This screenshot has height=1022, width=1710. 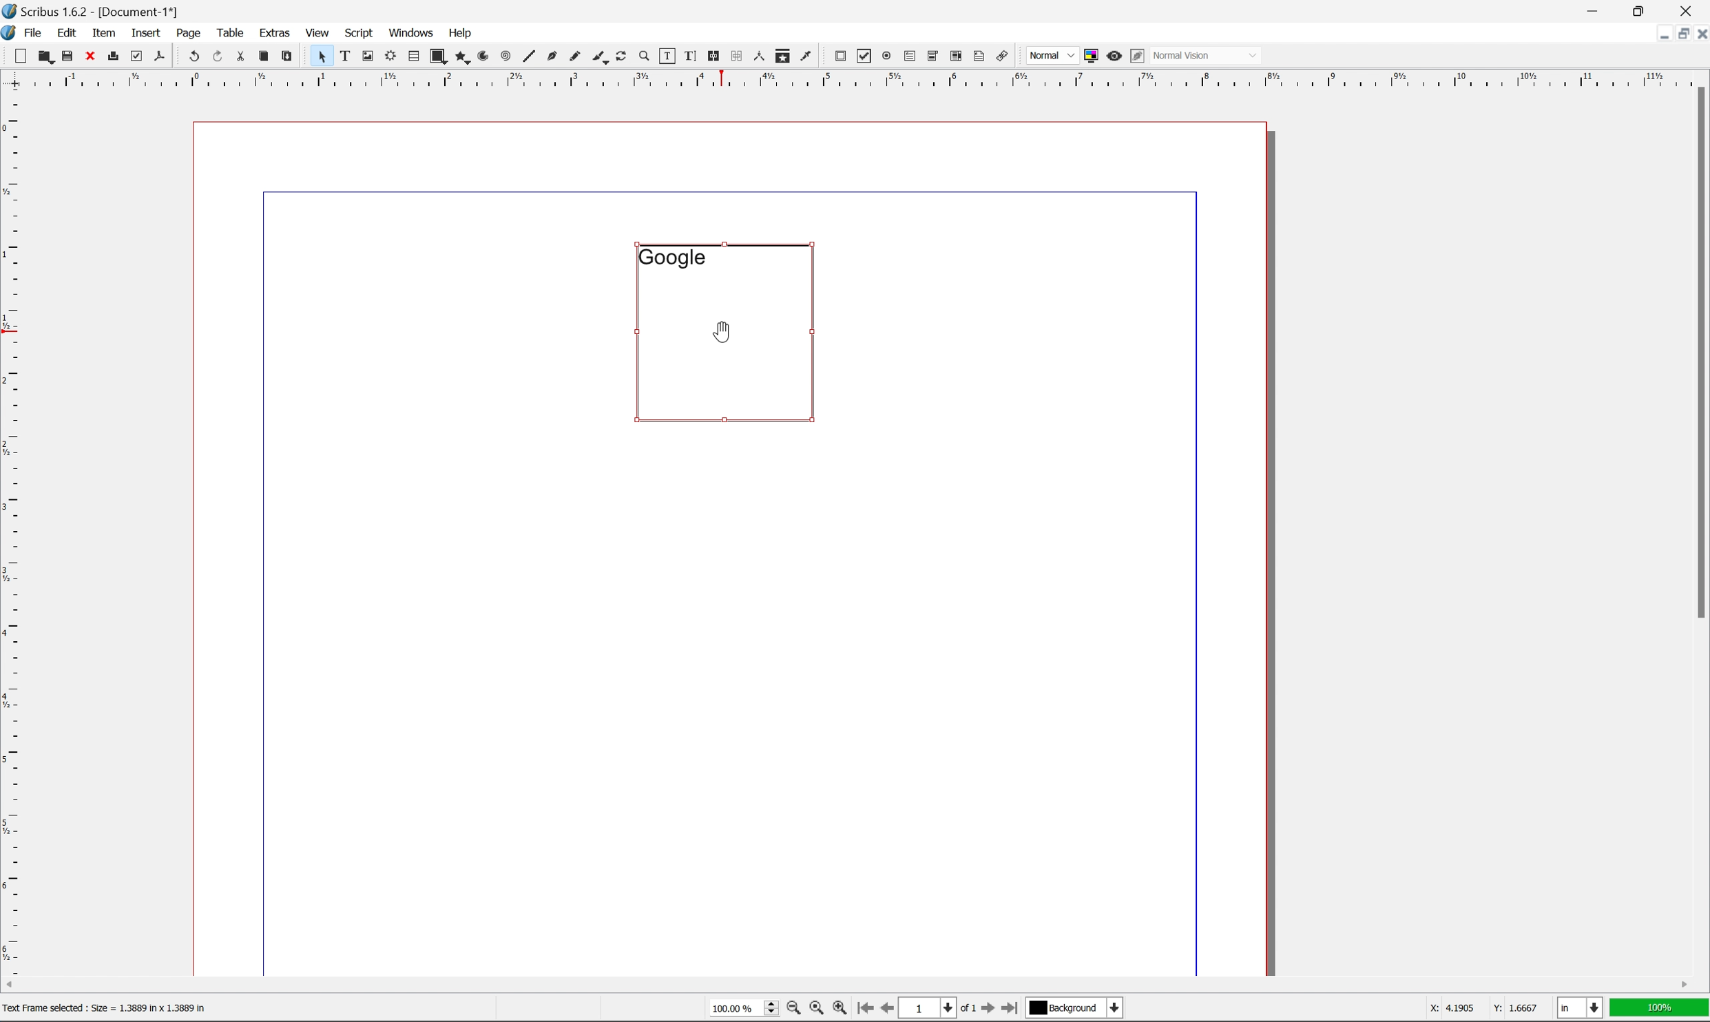 I want to click on 100%, so click(x=1660, y=1008).